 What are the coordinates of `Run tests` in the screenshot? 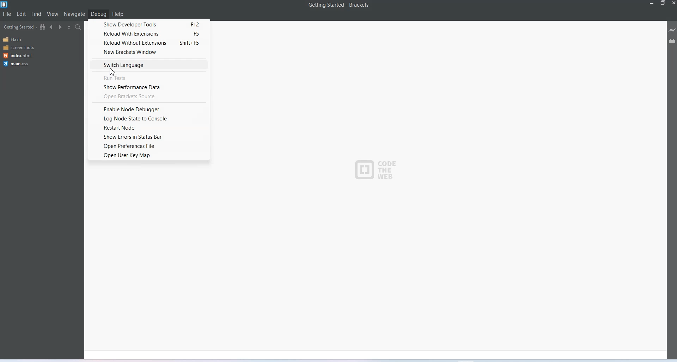 It's located at (150, 77).